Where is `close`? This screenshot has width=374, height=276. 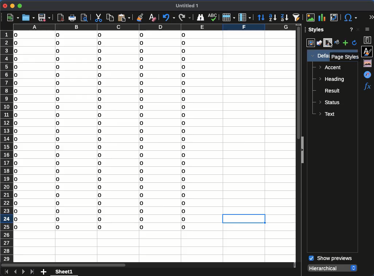 close is located at coordinates (5, 6).